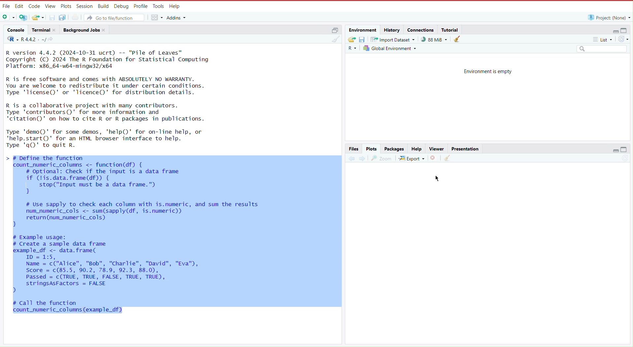  I want to click on Files, so click(354, 148).